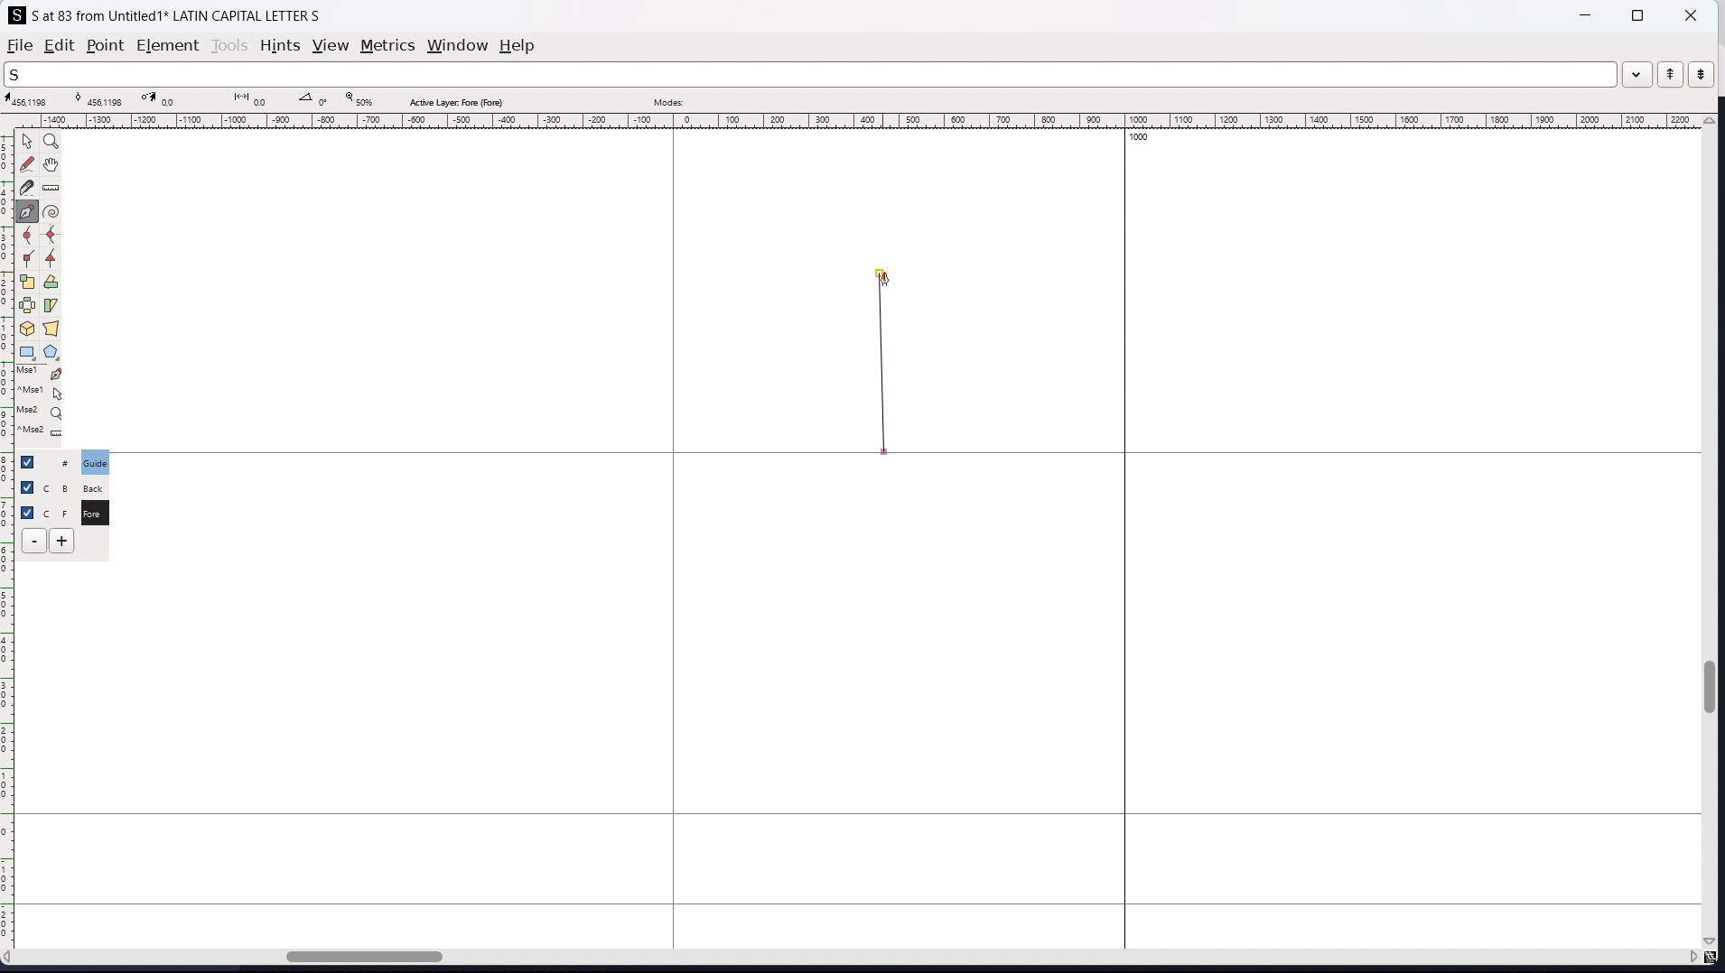 Image resolution: width=1725 pixels, height=973 pixels. Describe the element at coordinates (359, 100) in the screenshot. I see `zoom level` at that location.